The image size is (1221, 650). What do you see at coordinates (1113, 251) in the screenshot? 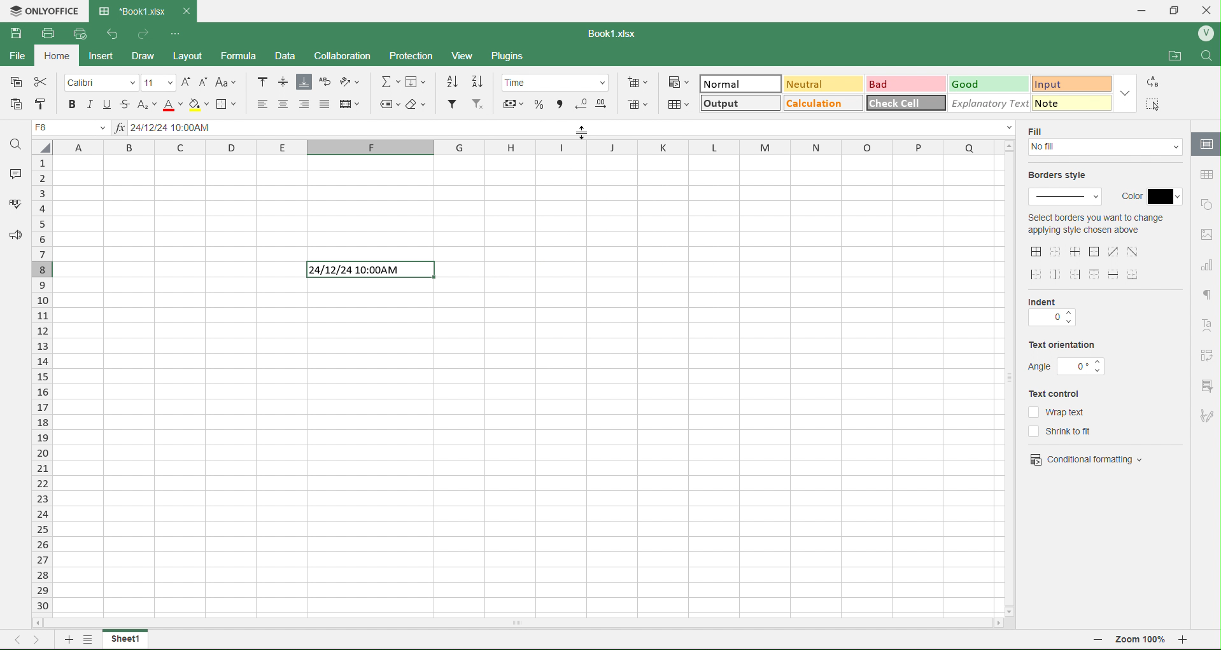
I see `center` at bounding box center [1113, 251].